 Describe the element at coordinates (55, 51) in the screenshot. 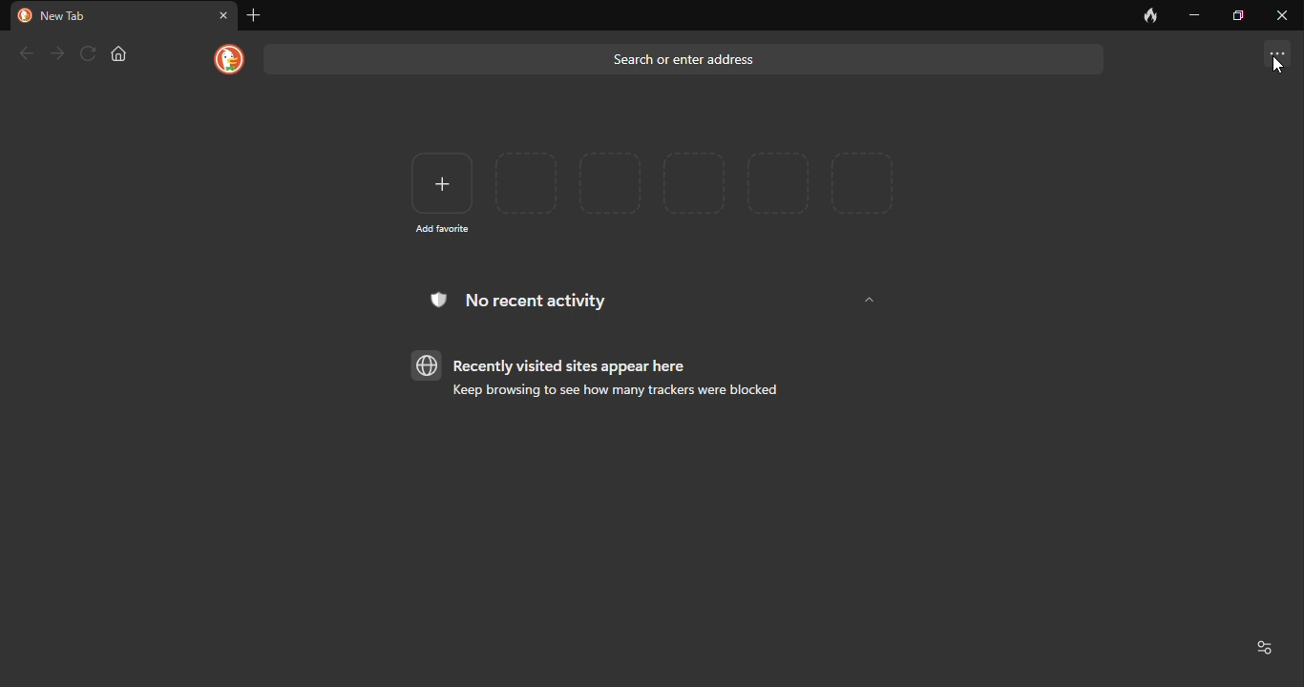

I see `forward` at that location.